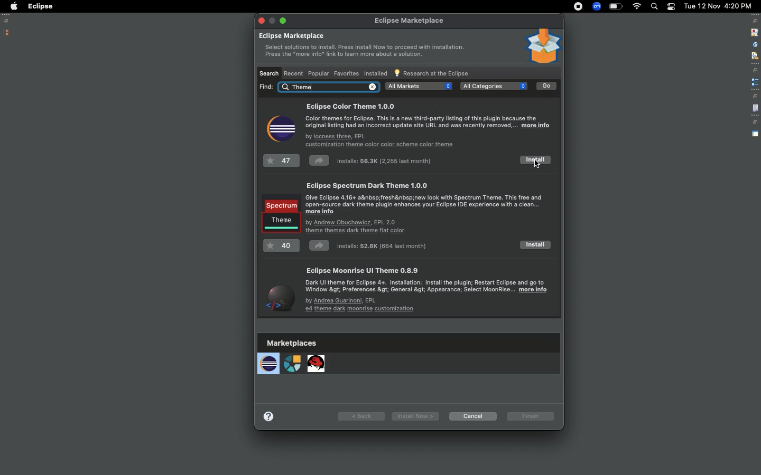 The image size is (761, 475). Describe the element at coordinates (281, 212) in the screenshot. I see `Icon` at that location.